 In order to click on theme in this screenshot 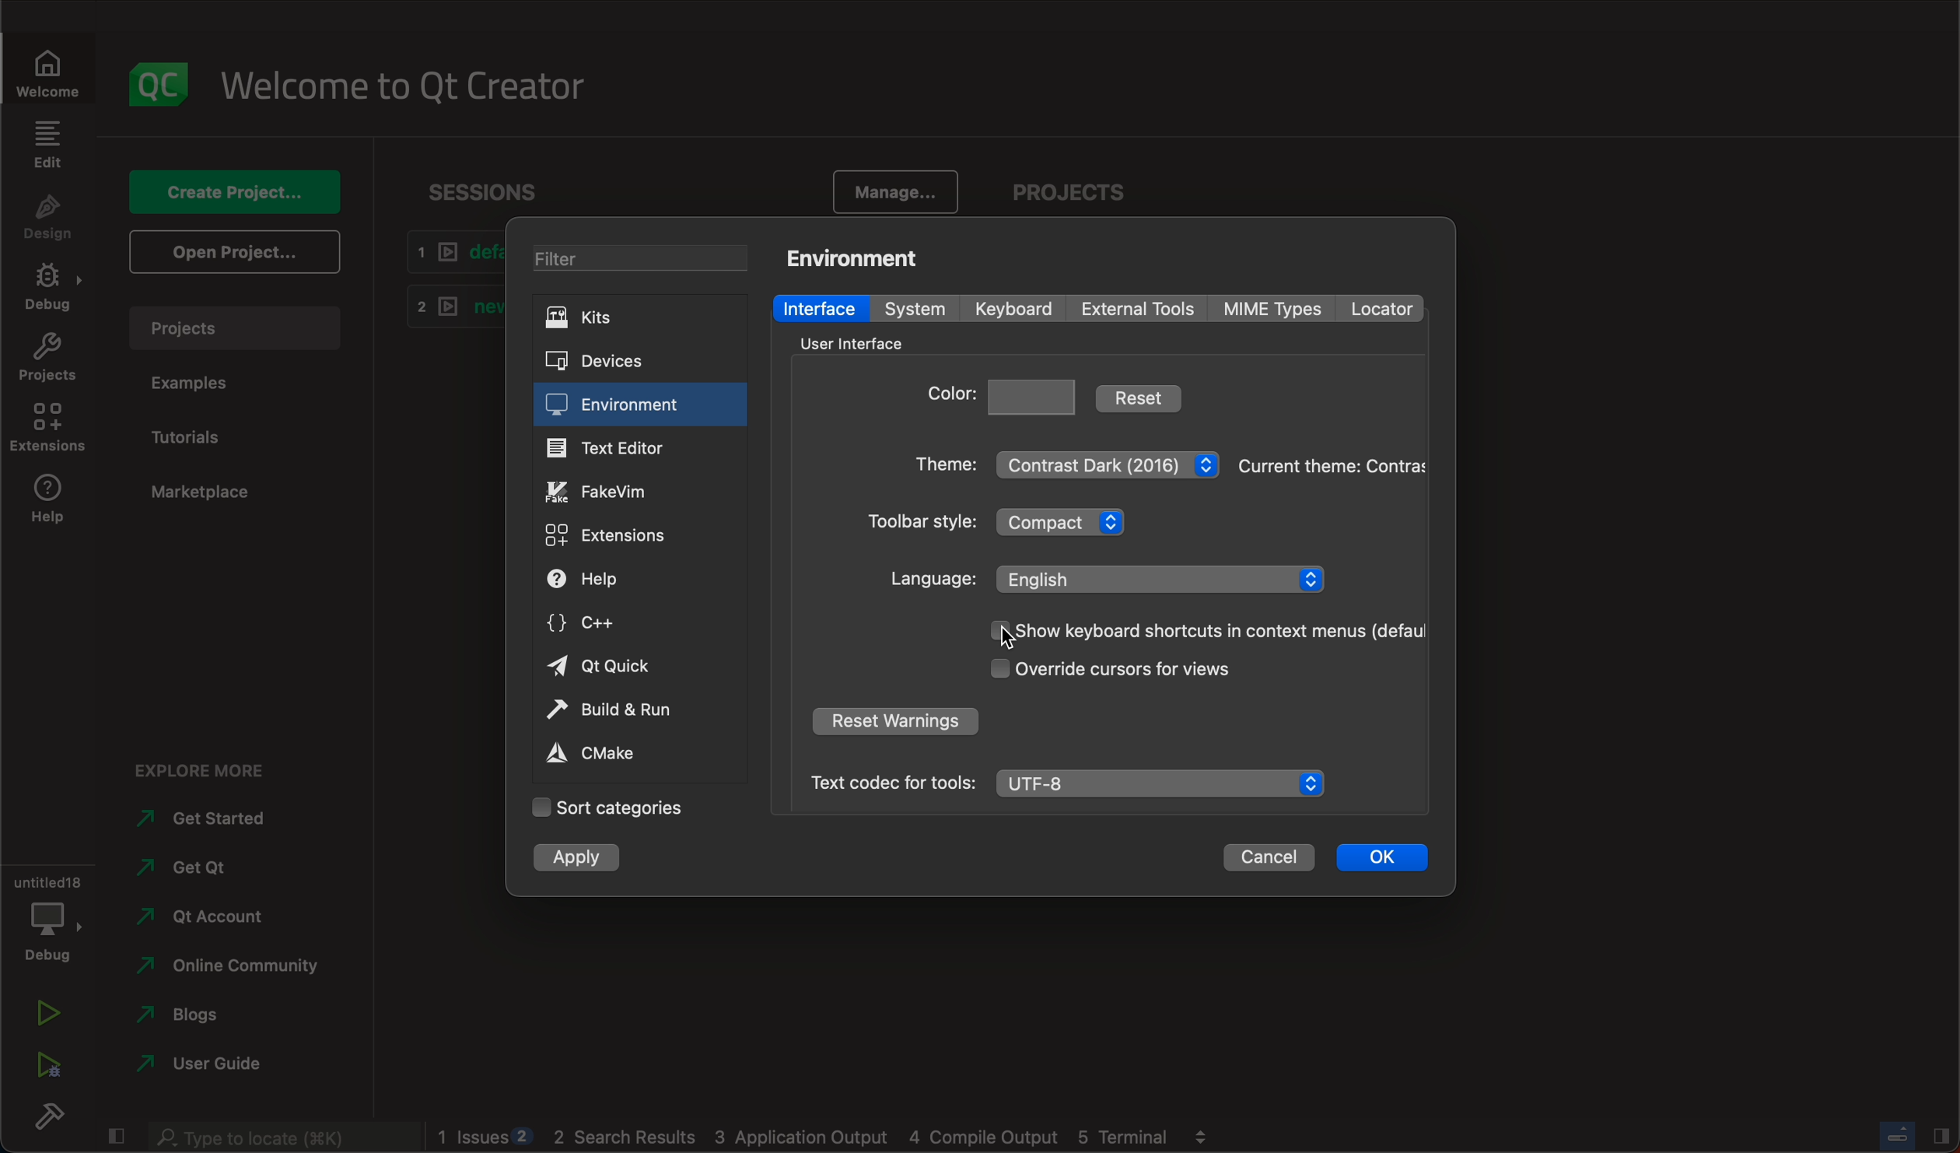, I will do `click(1066, 461)`.